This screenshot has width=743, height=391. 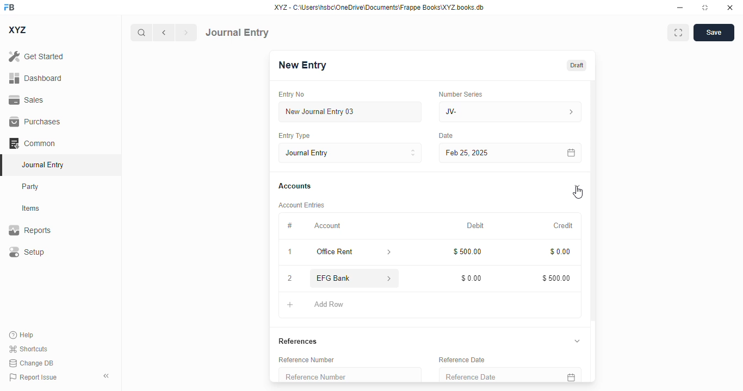 What do you see at coordinates (447, 136) in the screenshot?
I see `date` at bounding box center [447, 136].